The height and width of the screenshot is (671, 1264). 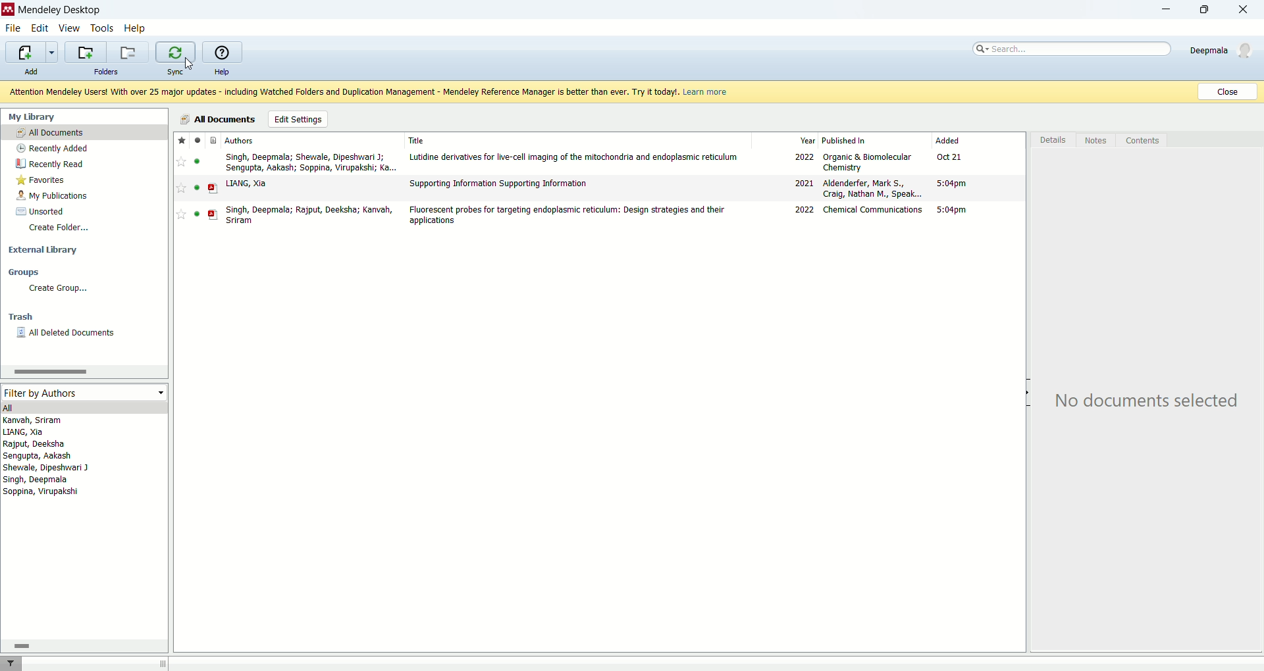 I want to click on recently read, so click(x=52, y=164).